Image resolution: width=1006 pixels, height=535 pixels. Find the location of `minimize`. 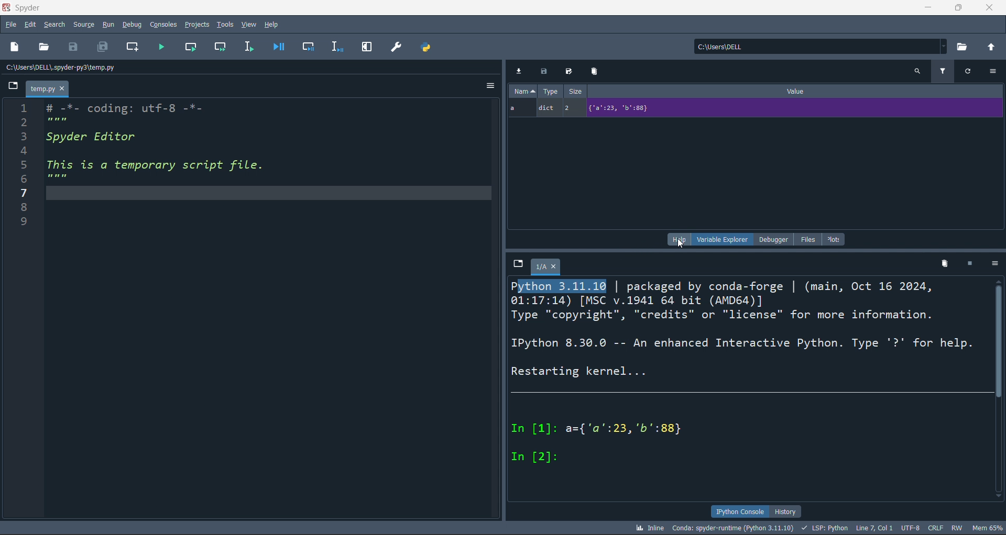

minimize is located at coordinates (926, 8).